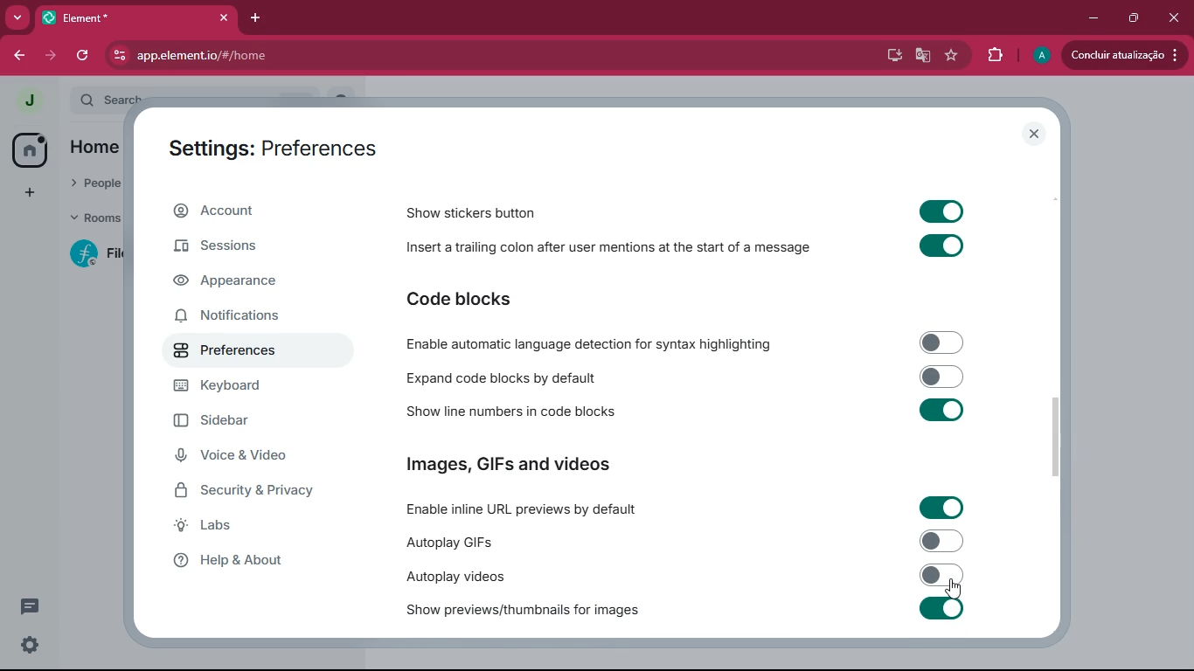 This screenshot has width=1194, height=671. What do you see at coordinates (30, 605) in the screenshot?
I see `message` at bounding box center [30, 605].